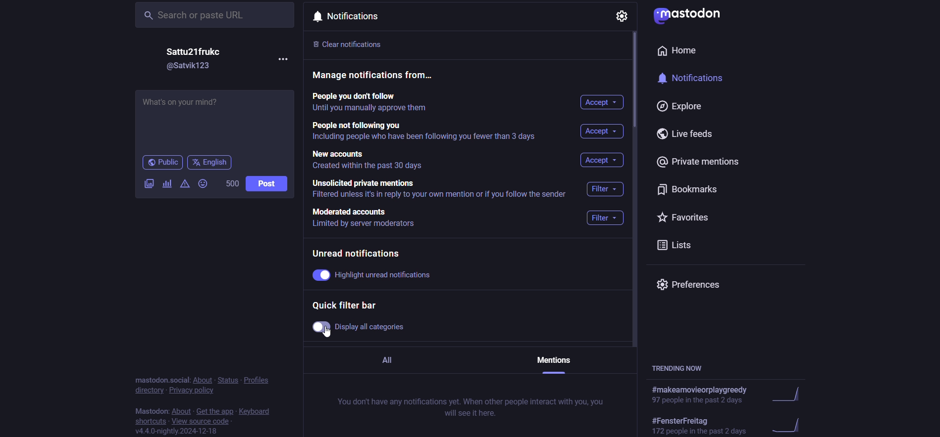 This screenshot has width=940, height=437. I want to click on New accounts Created within the past 30 days, so click(371, 162).